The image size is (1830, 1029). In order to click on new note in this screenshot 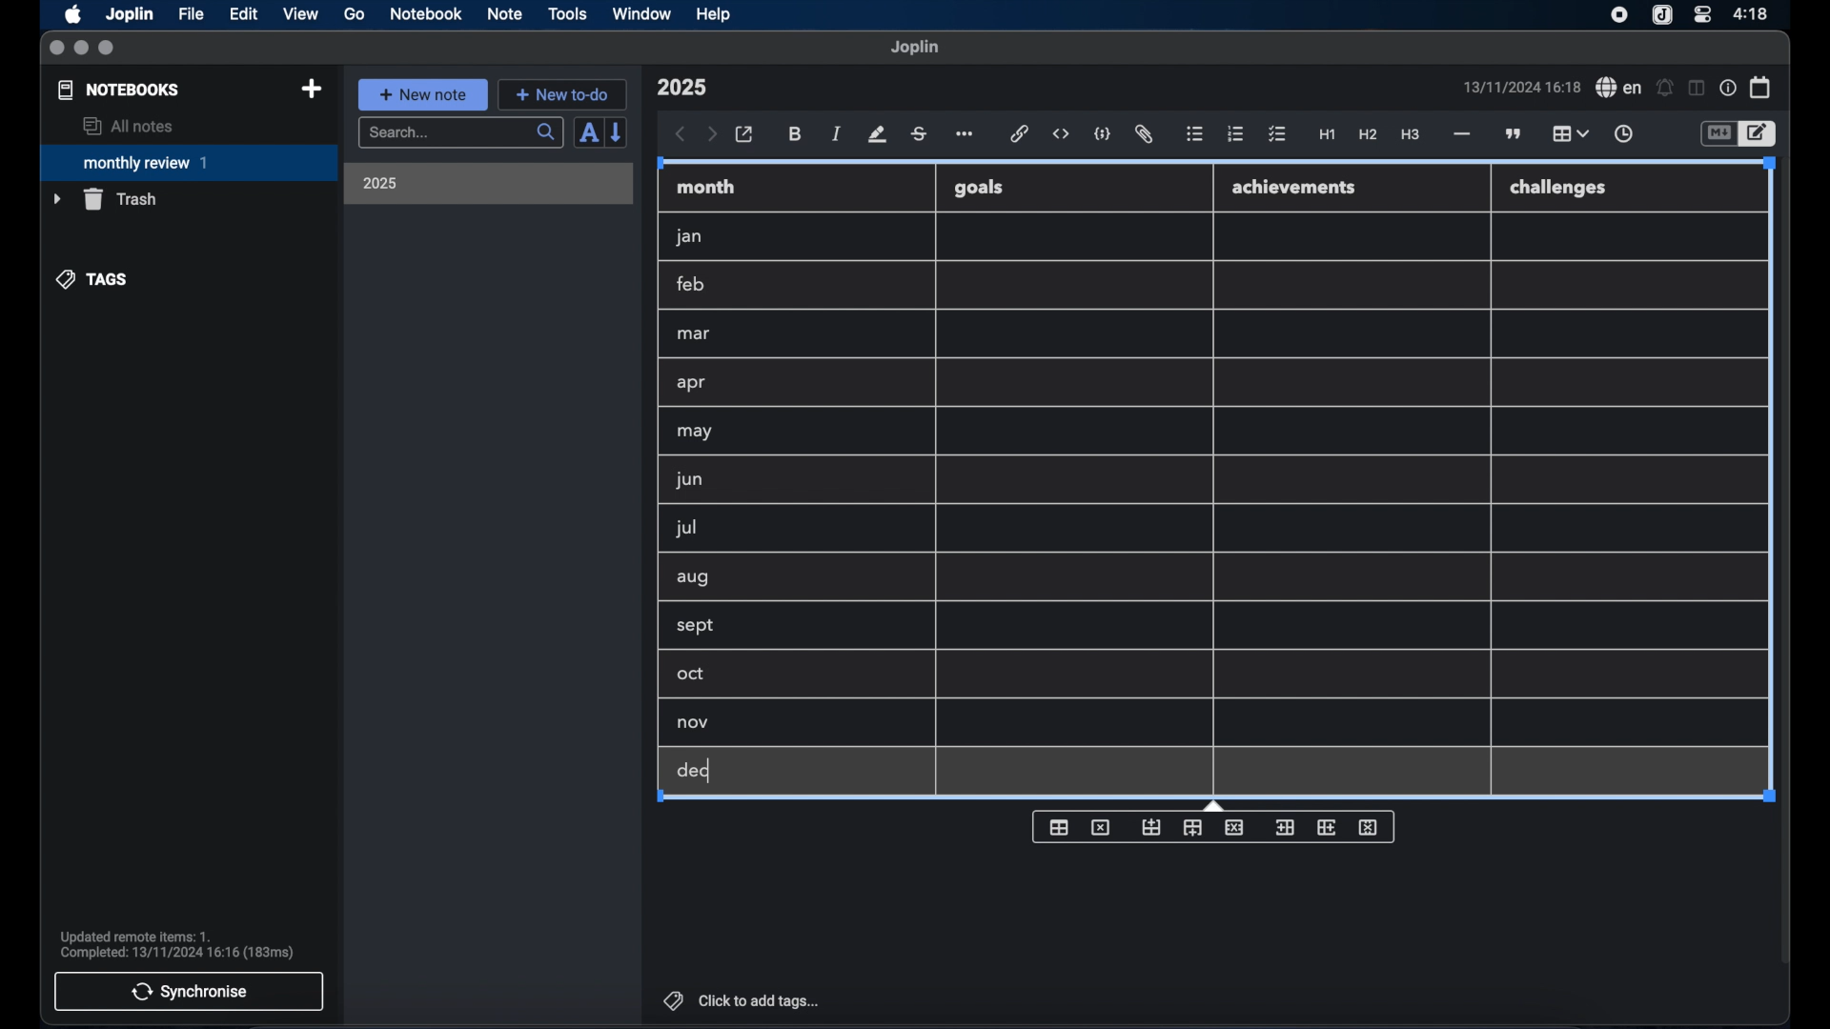, I will do `click(422, 94)`.